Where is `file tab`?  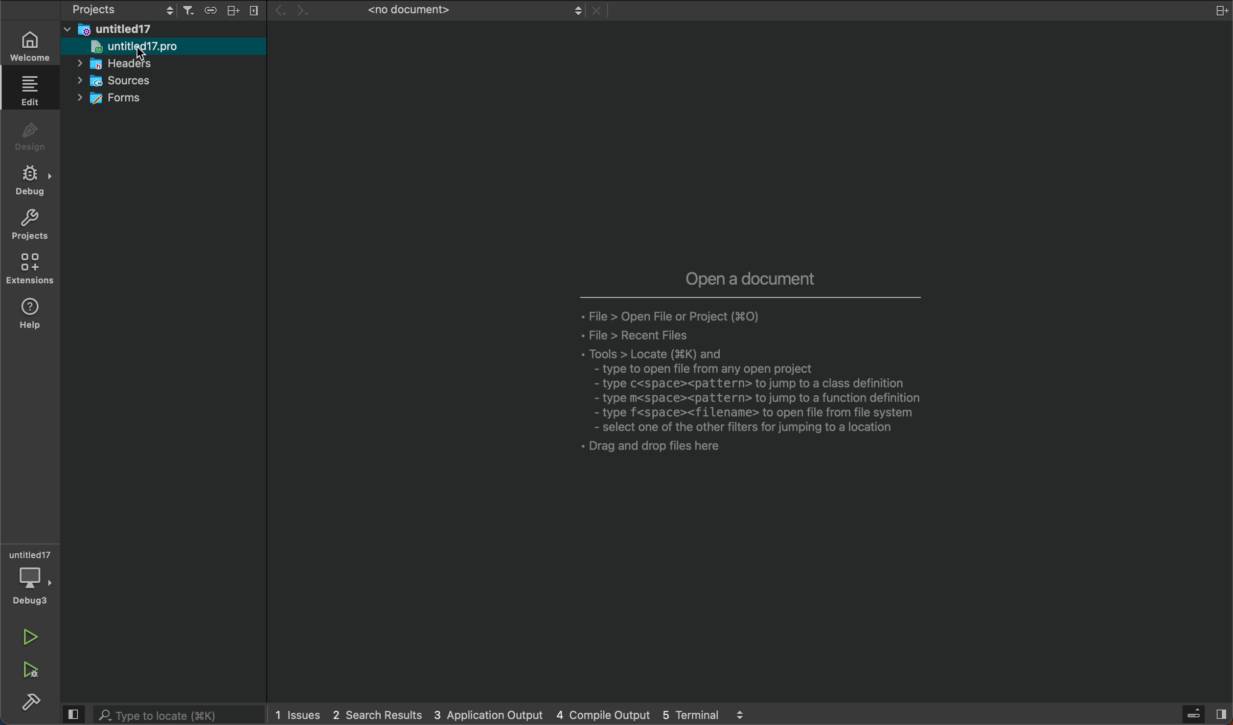
file tab is located at coordinates (463, 11).